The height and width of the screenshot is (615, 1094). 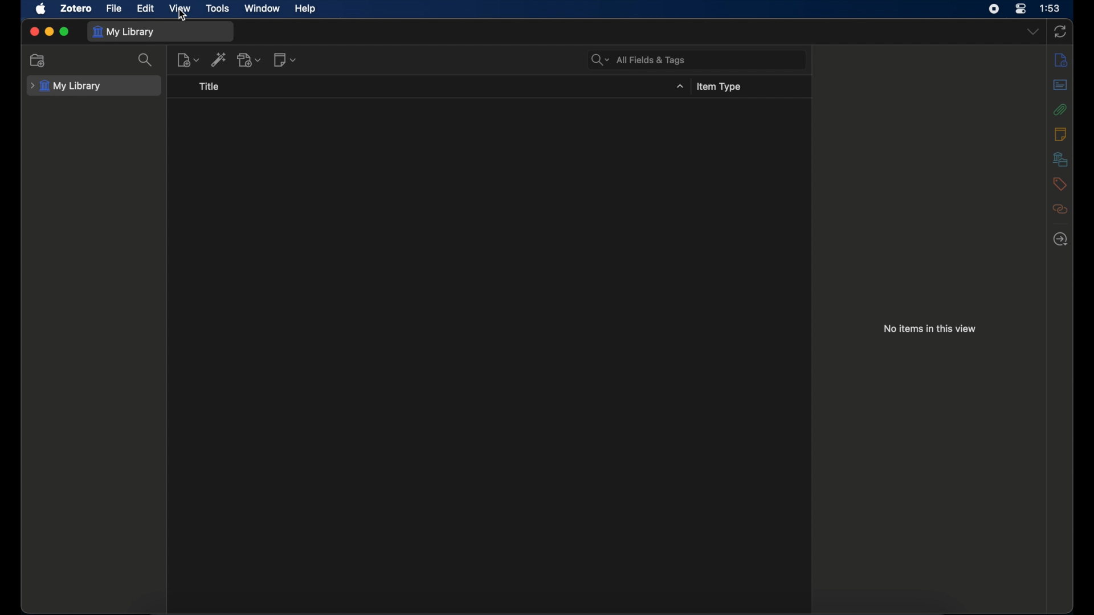 What do you see at coordinates (250, 59) in the screenshot?
I see `add attachment` at bounding box center [250, 59].